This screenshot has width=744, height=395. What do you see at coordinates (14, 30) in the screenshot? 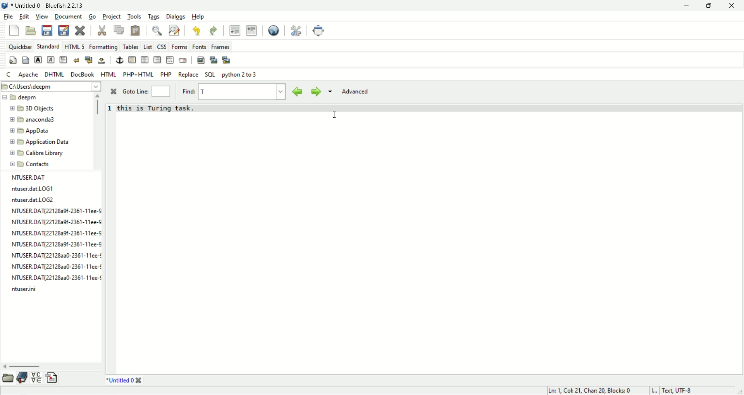
I see `New file` at bounding box center [14, 30].